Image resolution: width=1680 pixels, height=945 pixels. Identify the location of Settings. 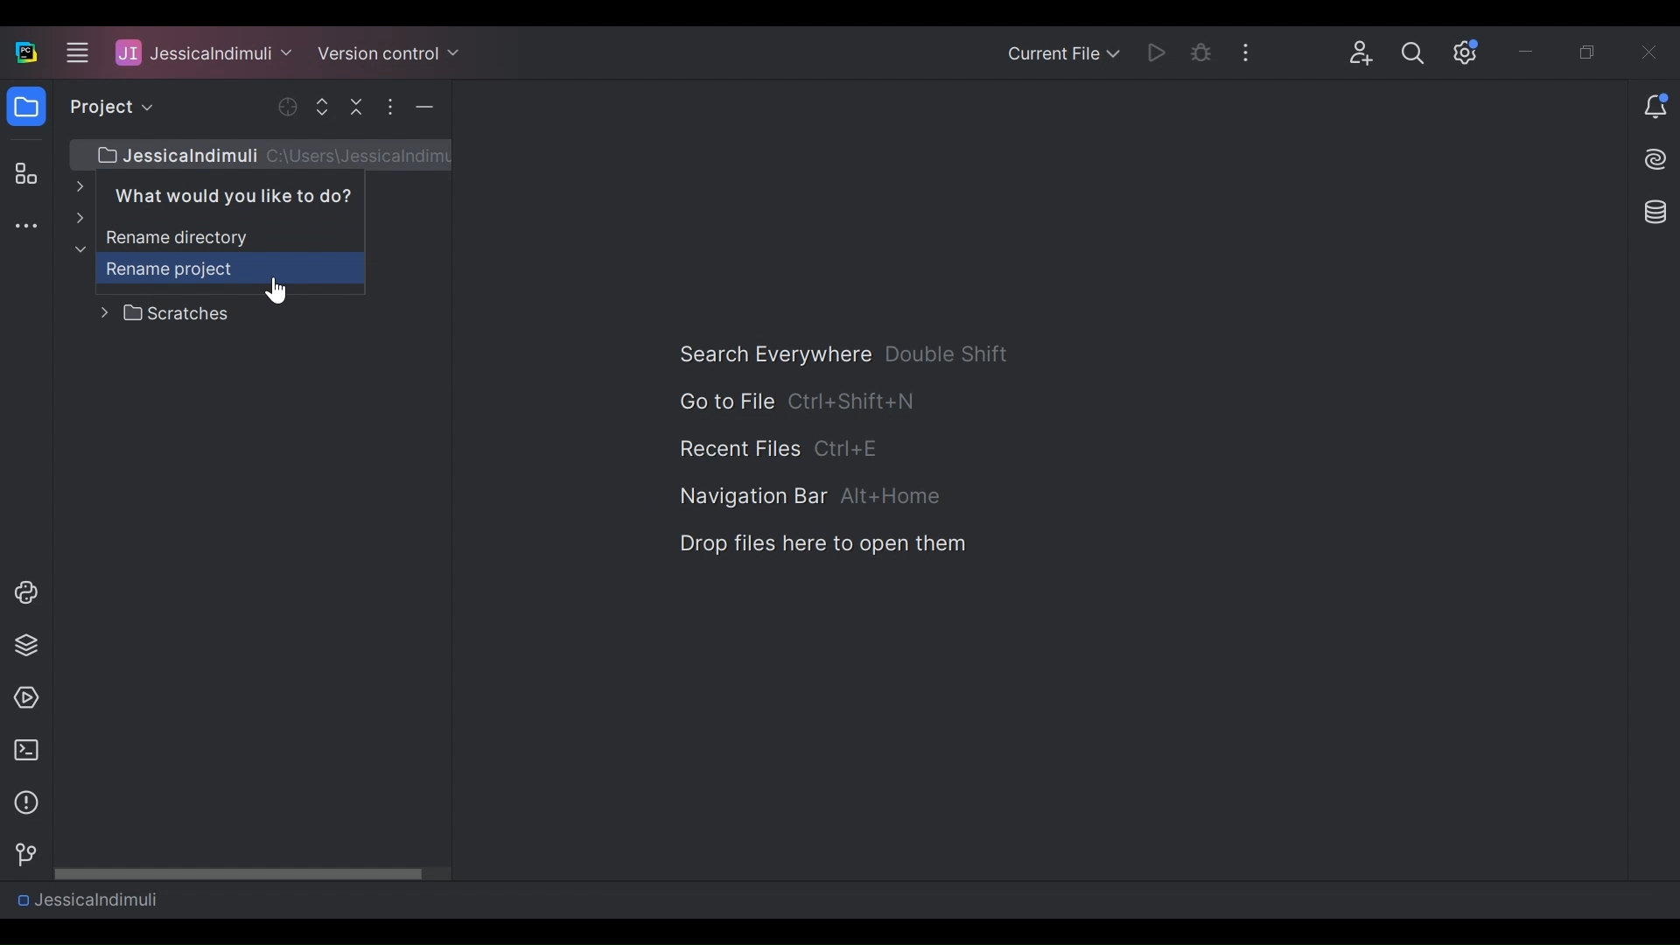
(1466, 52).